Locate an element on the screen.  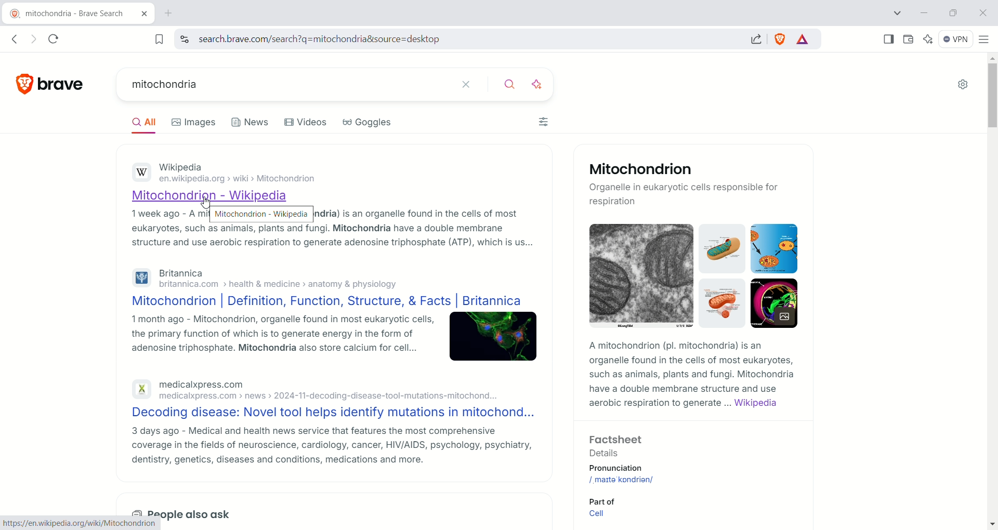
search is located at coordinates (457, 39).